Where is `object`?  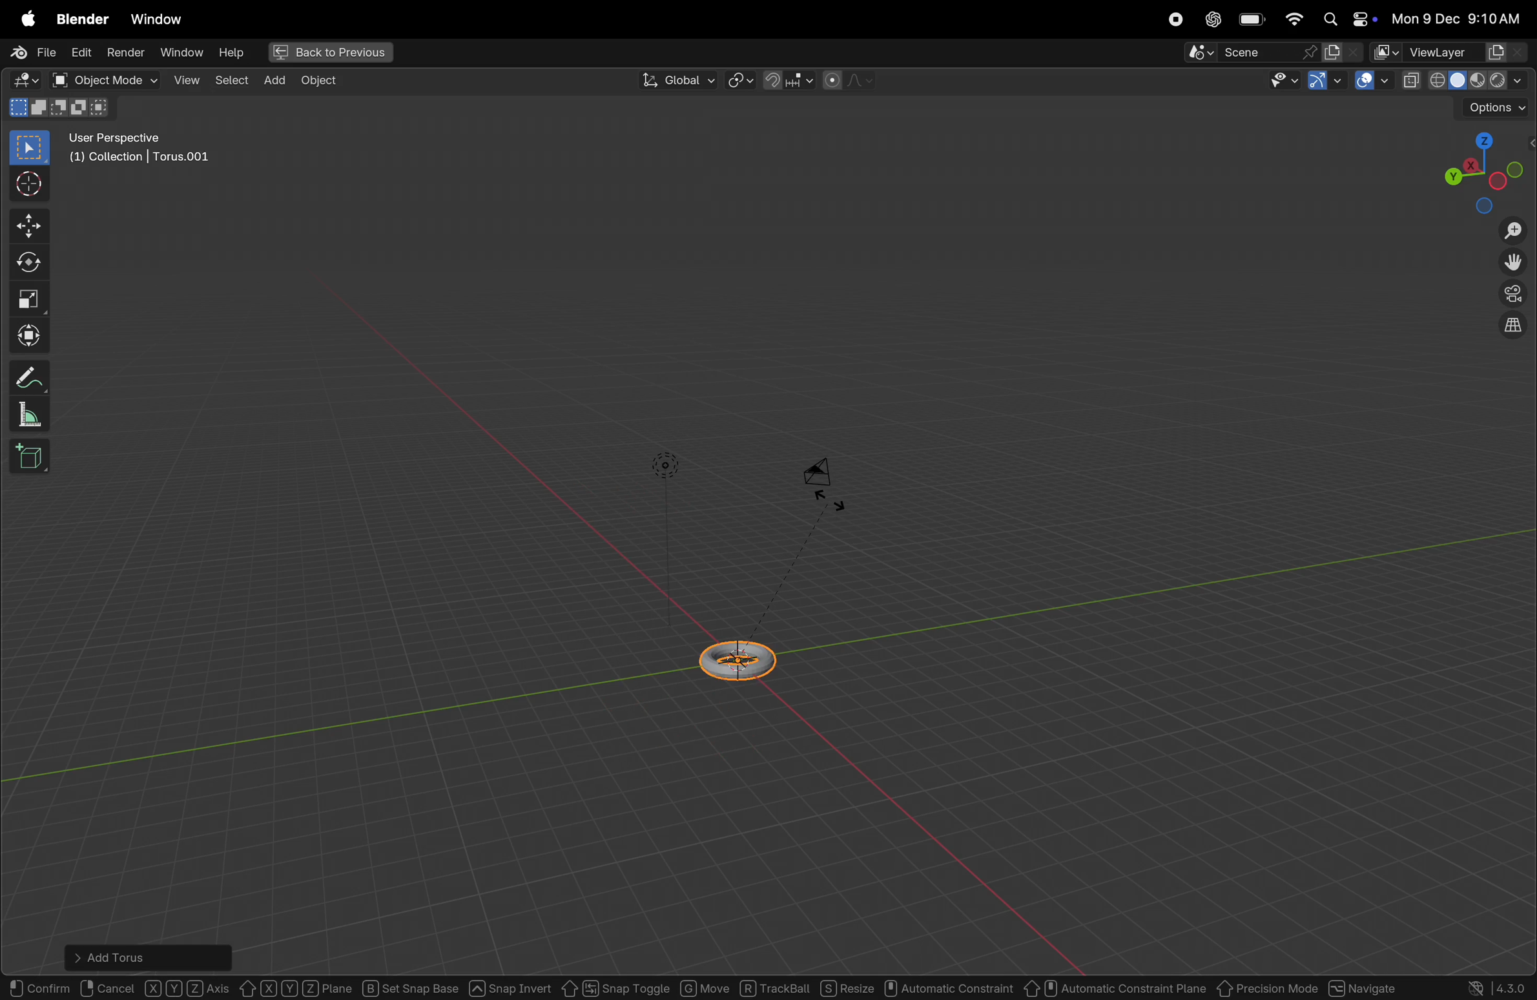
object is located at coordinates (319, 81).